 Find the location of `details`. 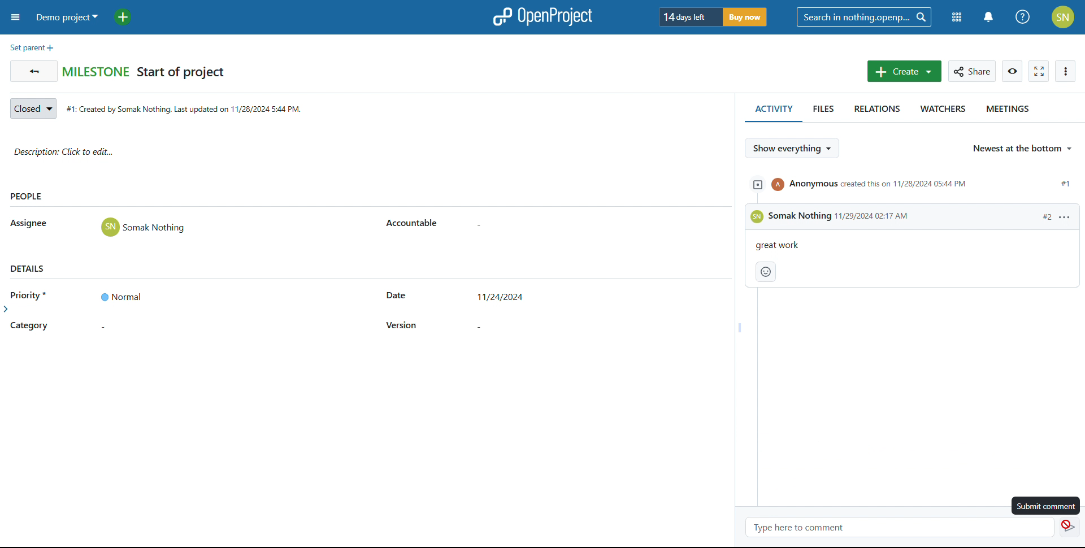

details is located at coordinates (28, 268).